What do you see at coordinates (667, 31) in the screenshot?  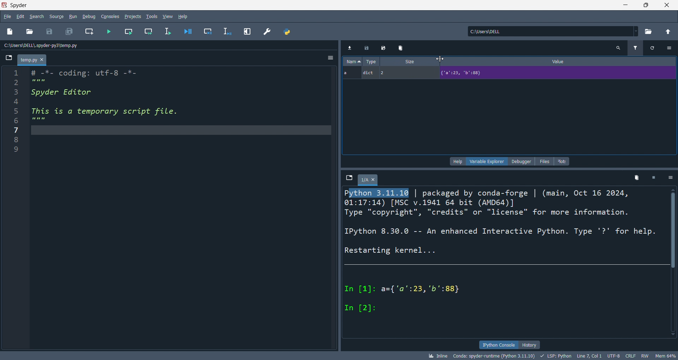 I see `open parent directory` at bounding box center [667, 31].